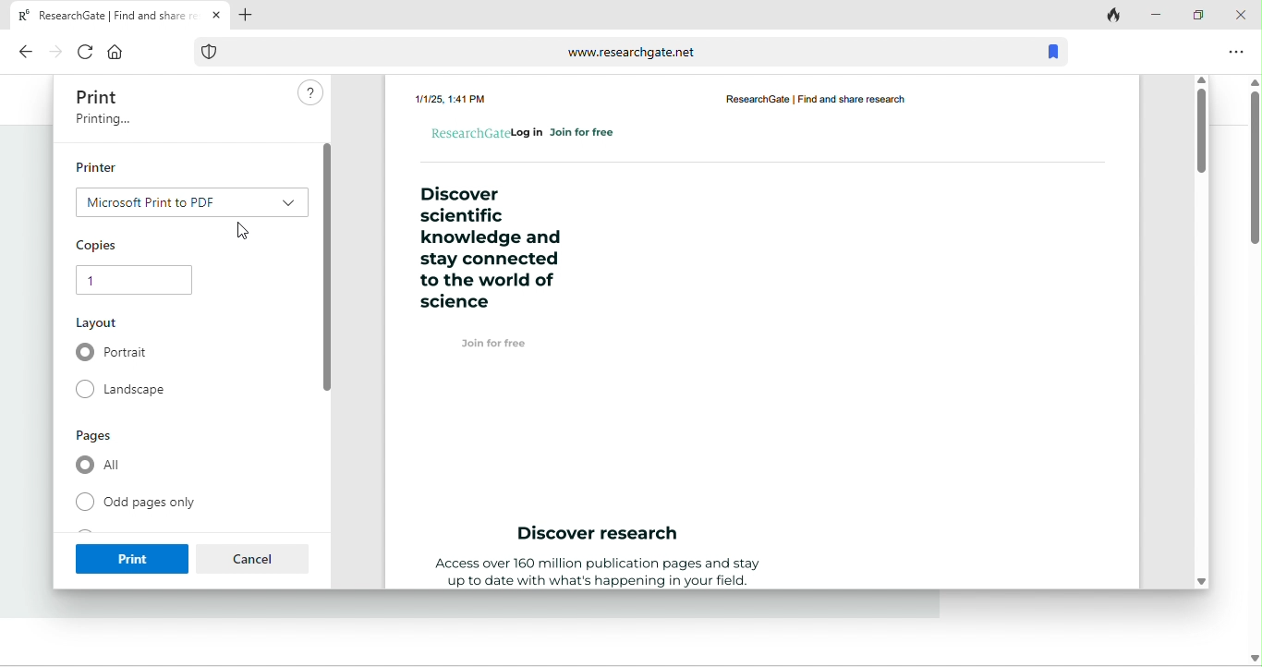  Describe the element at coordinates (1204, 578) in the screenshot. I see `down` at that location.